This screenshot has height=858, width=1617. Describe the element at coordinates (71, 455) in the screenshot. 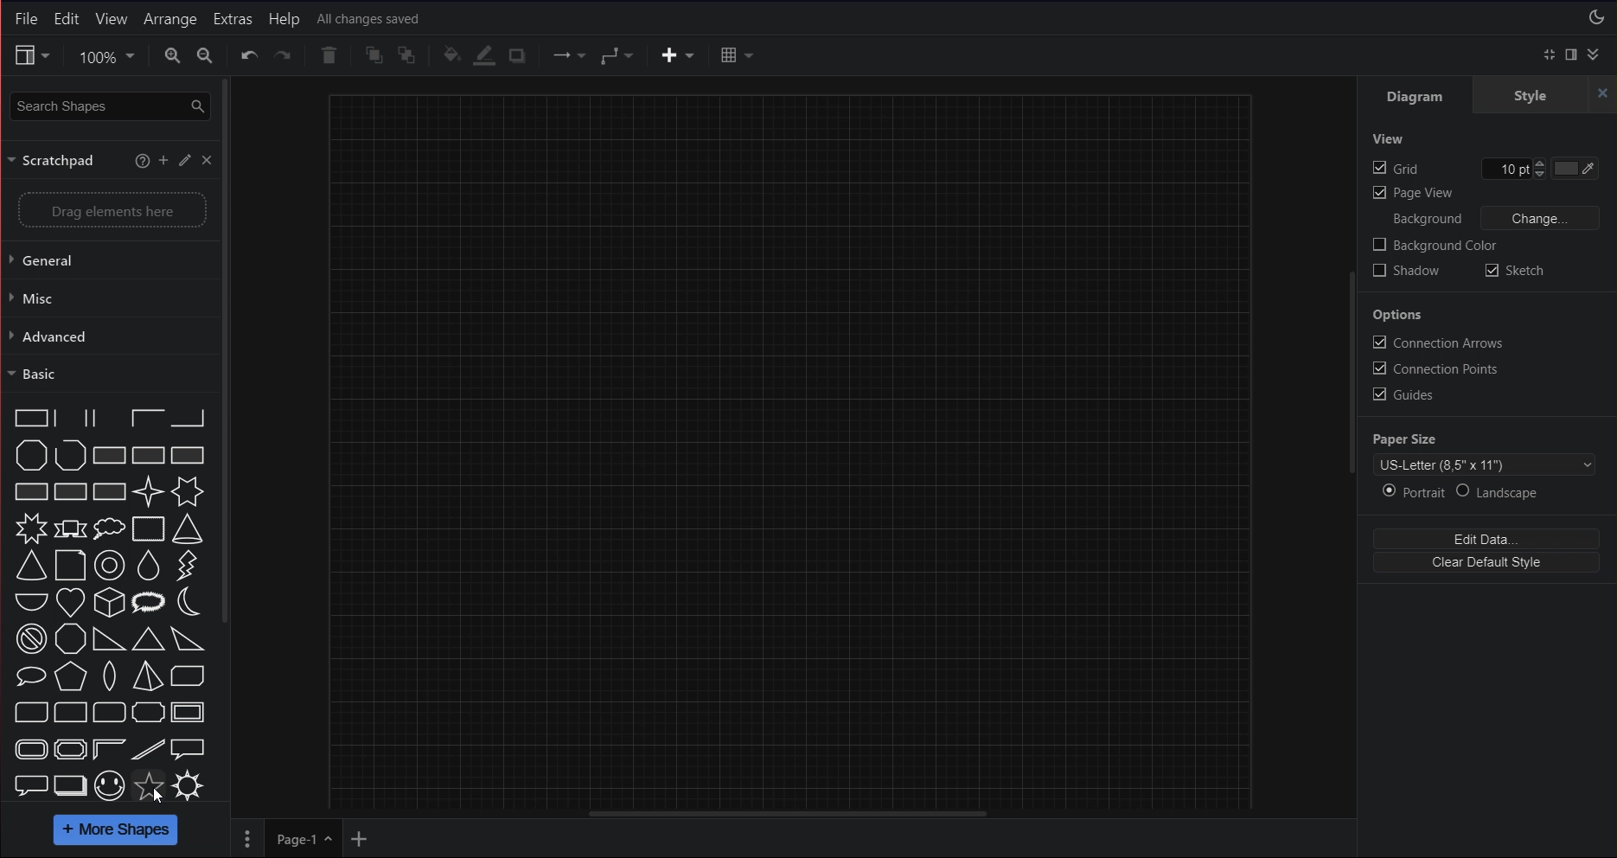

I see `polyline` at that location.